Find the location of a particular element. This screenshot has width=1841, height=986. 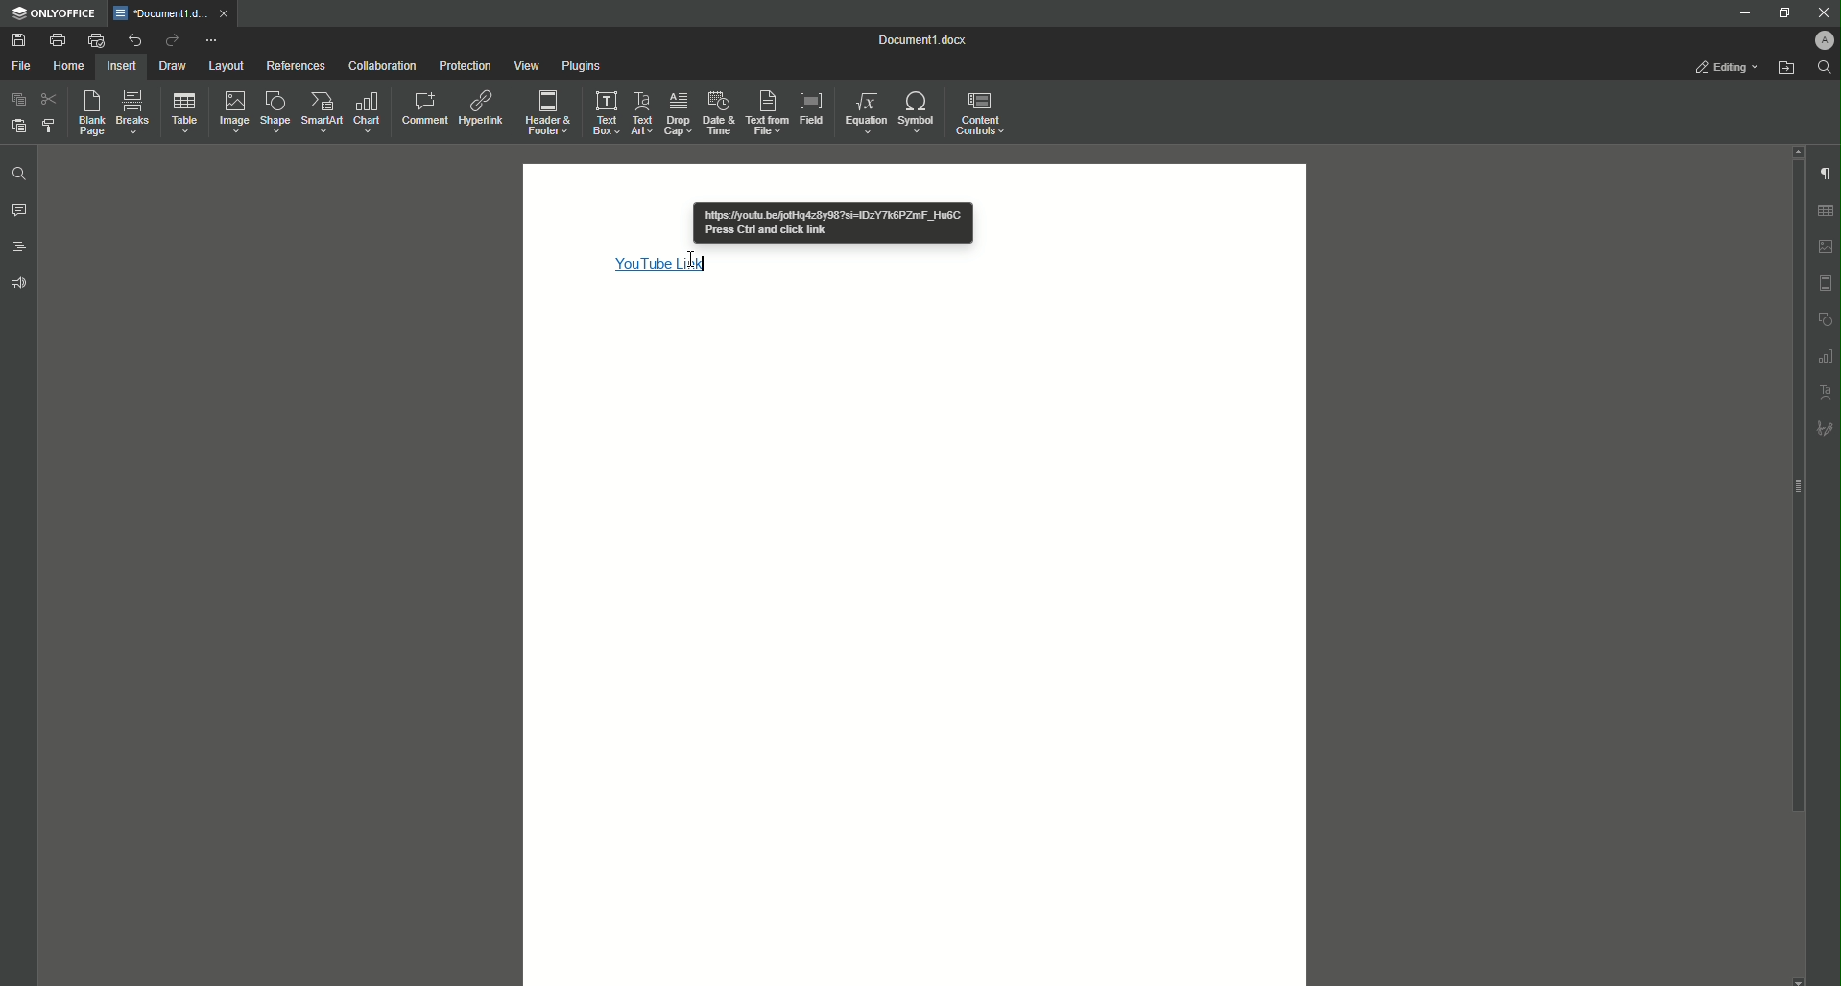

SmartArt is located at coordinates (323, 112).